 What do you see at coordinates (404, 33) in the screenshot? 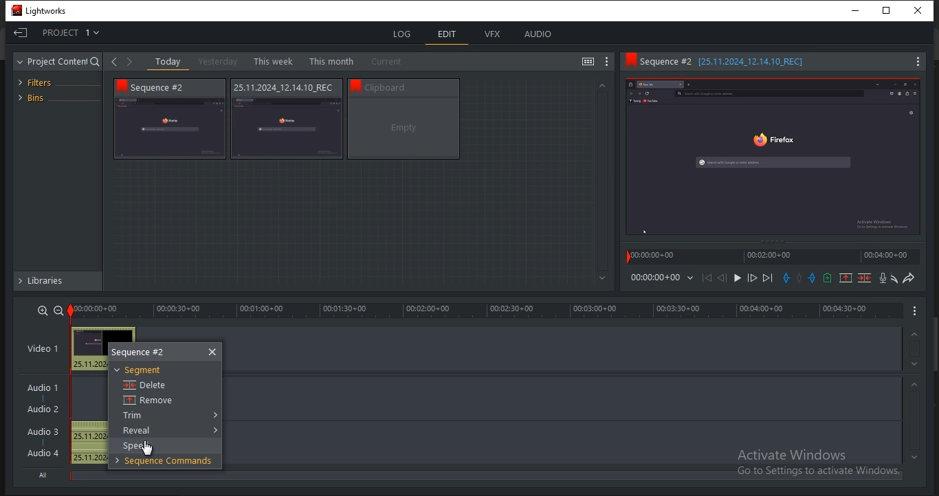
I see `log` at bounding box center [404, 33].